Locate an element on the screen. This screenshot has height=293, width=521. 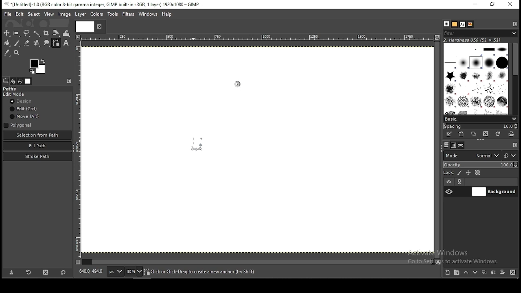
lock is located at coordinates (449, 172).